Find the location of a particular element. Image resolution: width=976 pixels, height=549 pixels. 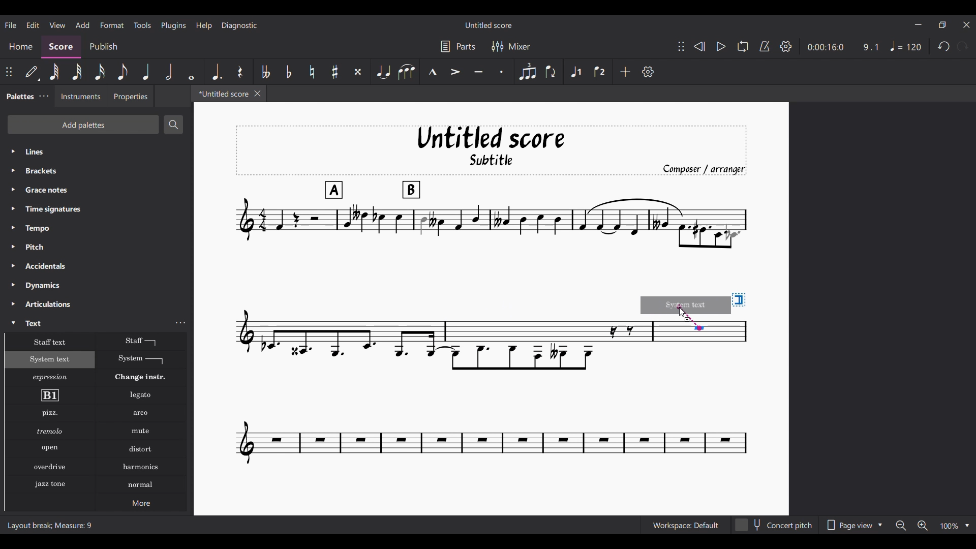

Lines is located at coordinates (97, 151).